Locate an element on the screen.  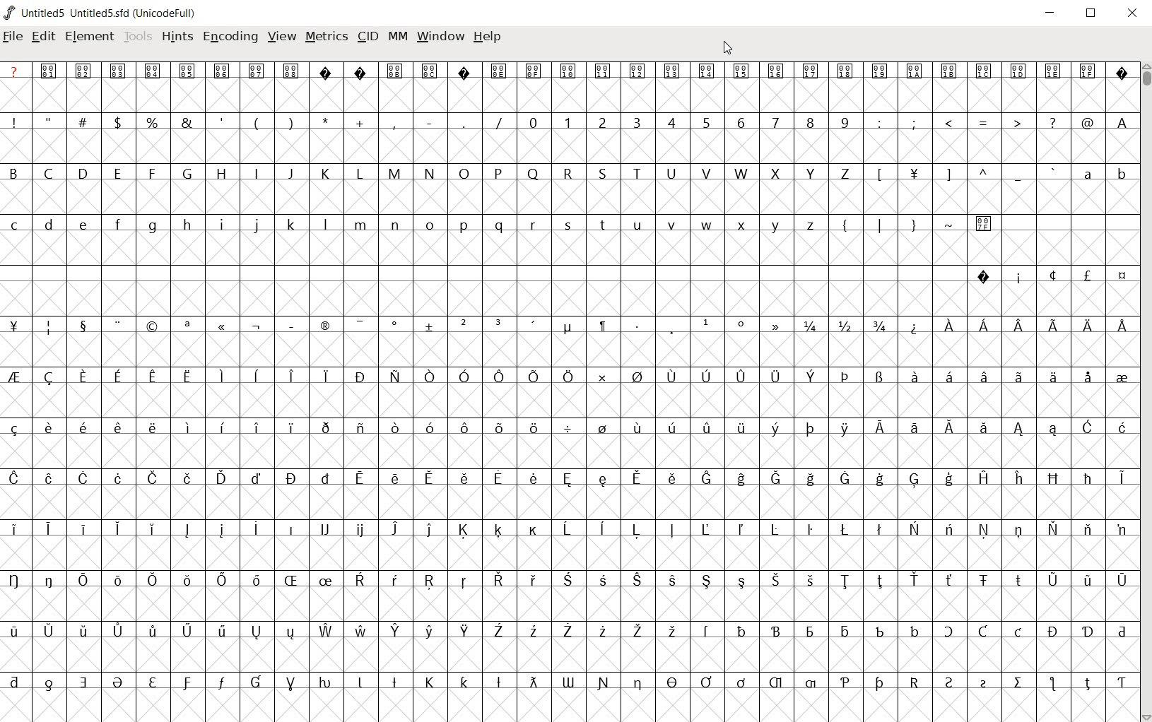
Symbol is located at coordinates (117, 325).